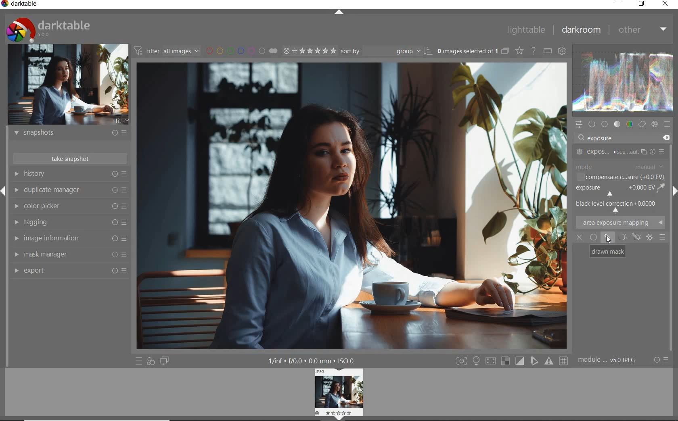  Describe the element at coordinates (150, 362) in the screenshot. I see `quick access for applying any of your styles` at that location.